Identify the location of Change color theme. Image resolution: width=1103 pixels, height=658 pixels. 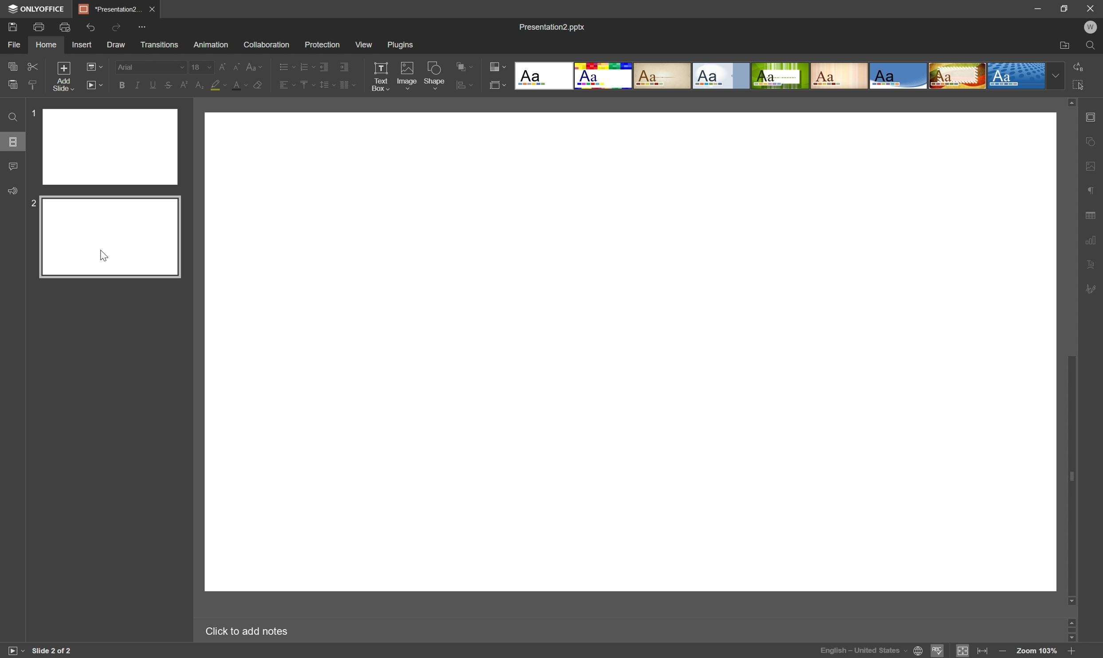
(498, 65).